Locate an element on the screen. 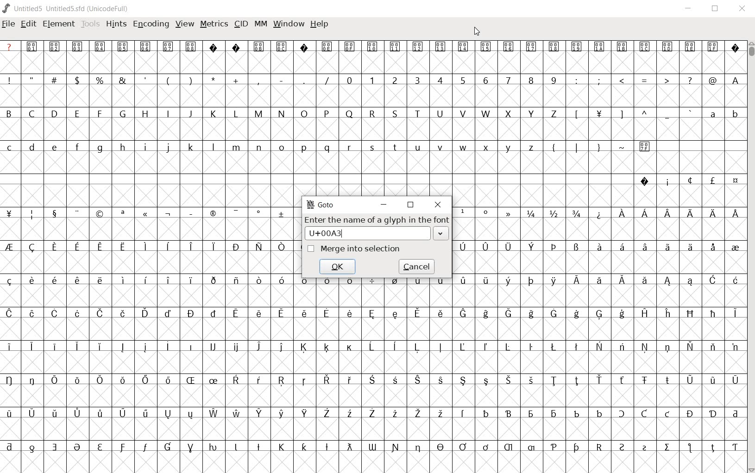 The height and width of the screenshot is (473, 755). Symbol is located at coordinates (668, 247).